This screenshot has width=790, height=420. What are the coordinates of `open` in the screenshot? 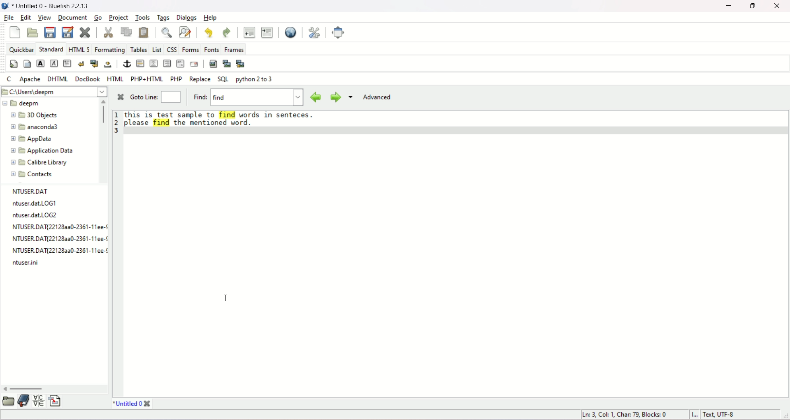 It's located at (33, 32).